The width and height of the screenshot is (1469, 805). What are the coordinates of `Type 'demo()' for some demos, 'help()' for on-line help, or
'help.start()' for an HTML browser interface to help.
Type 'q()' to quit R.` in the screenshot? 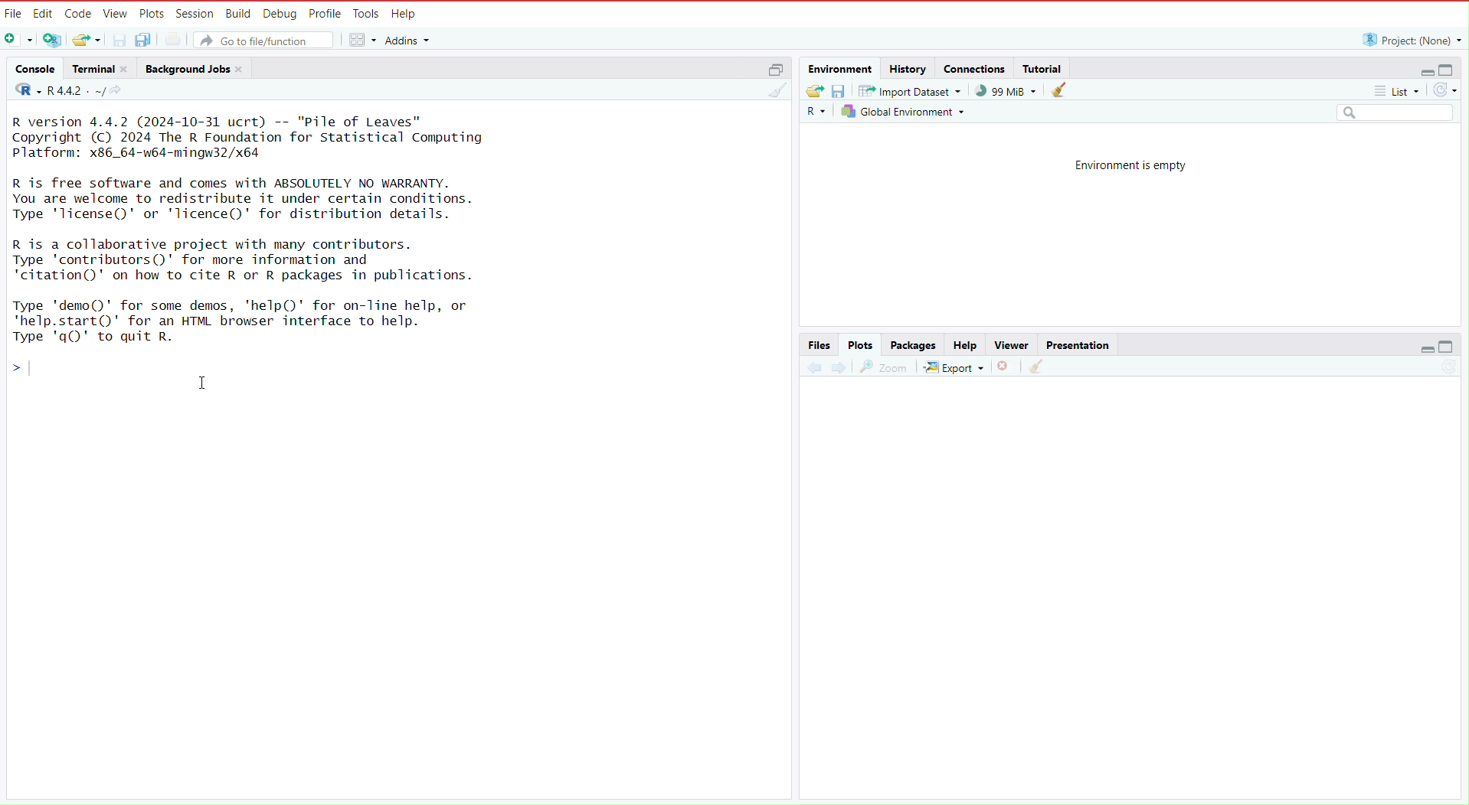 It's located at (254, 320).